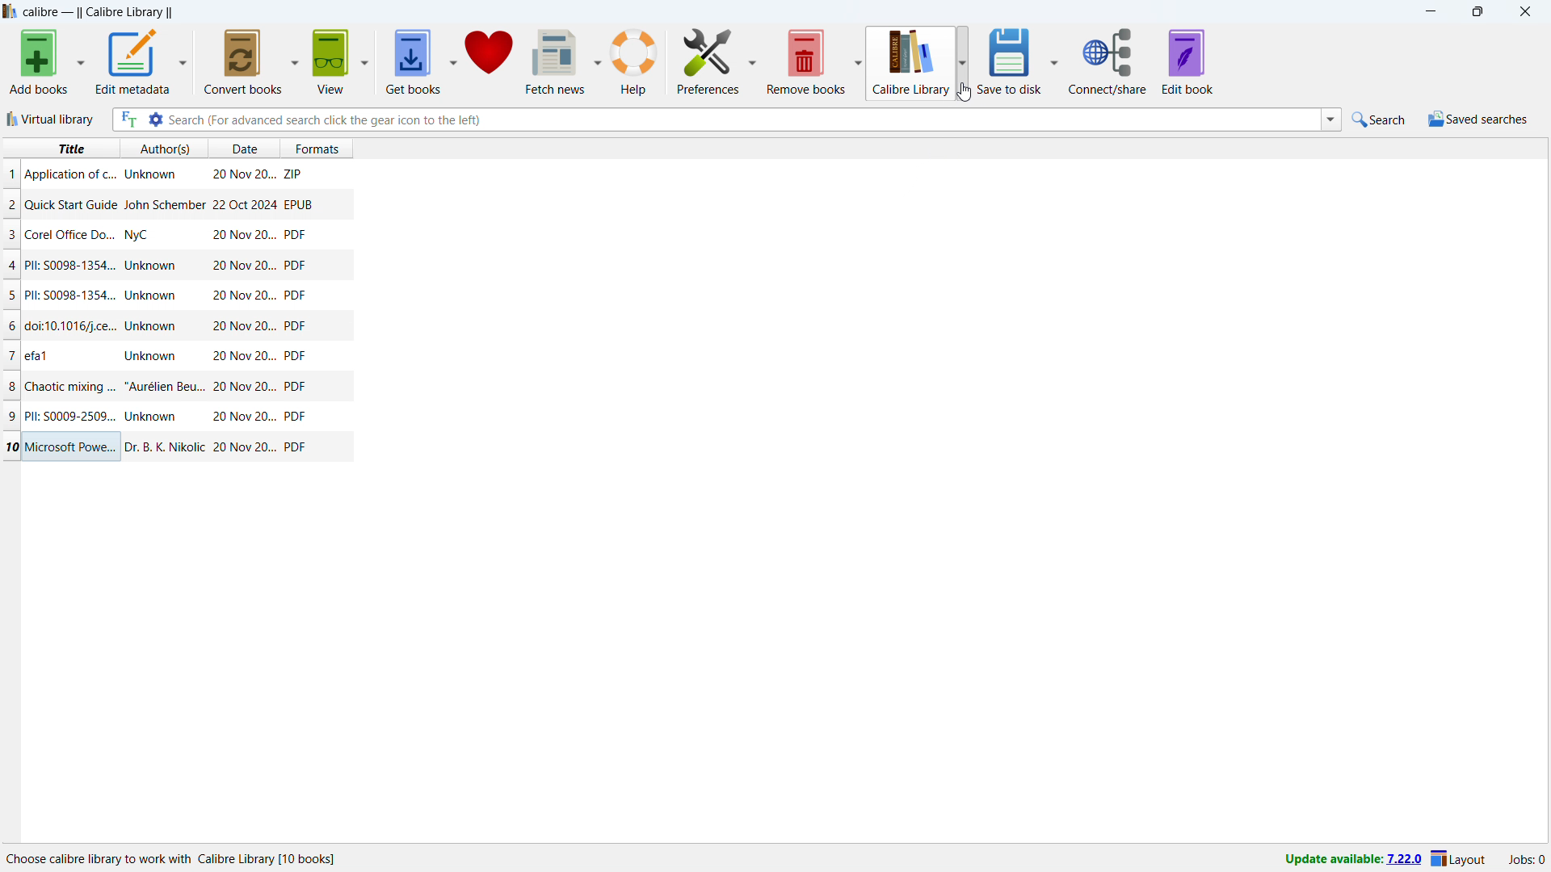 This screenshot has width=1551, height=872. I want to click on preferences options, so click(754, 59).